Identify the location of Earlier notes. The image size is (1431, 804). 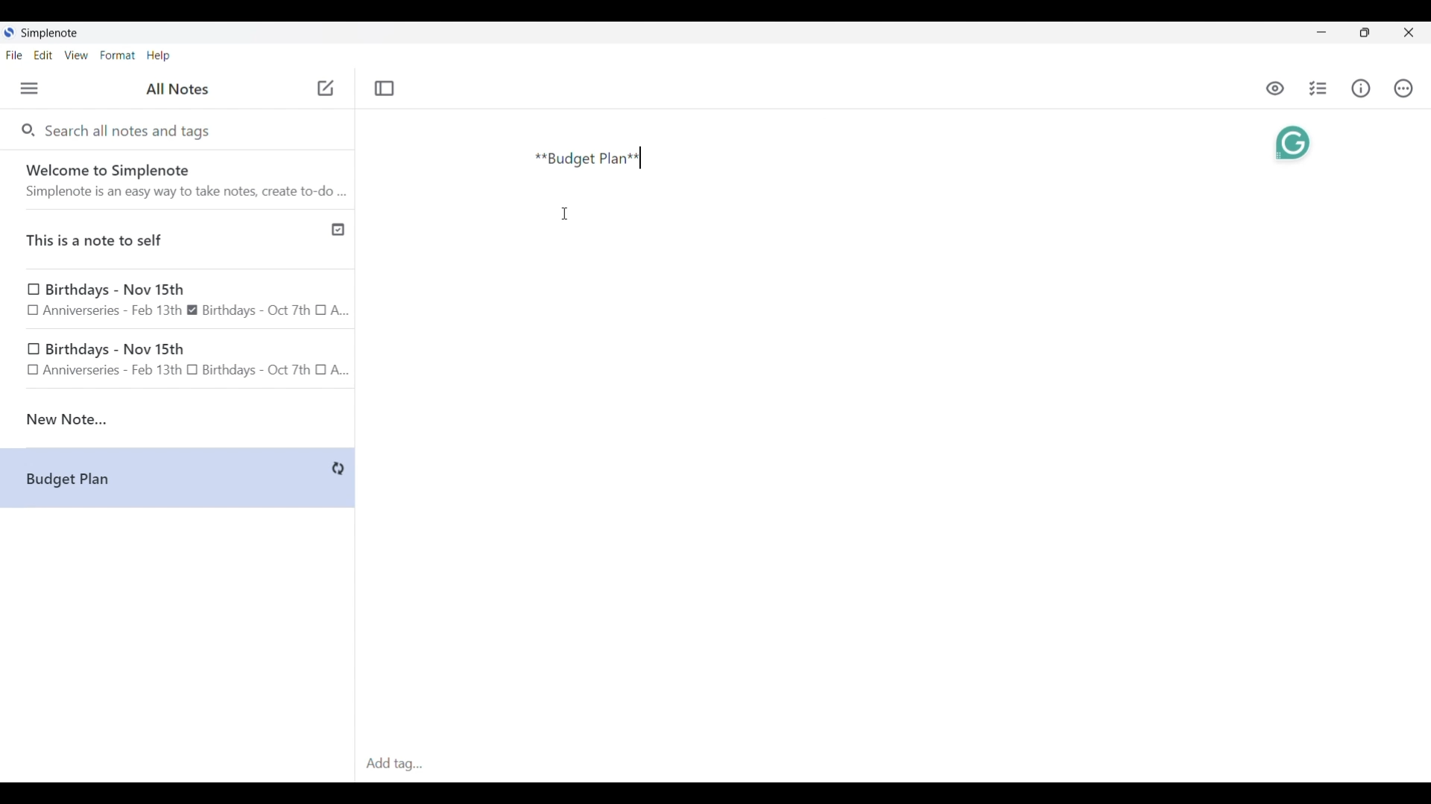
(178, 300).